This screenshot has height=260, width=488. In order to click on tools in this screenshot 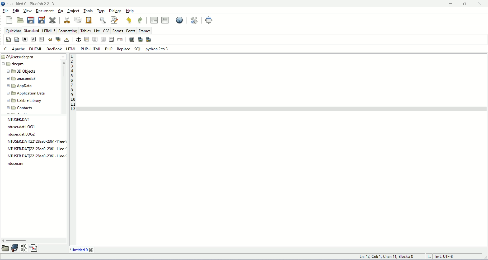, I will do `click(88, 11)`.